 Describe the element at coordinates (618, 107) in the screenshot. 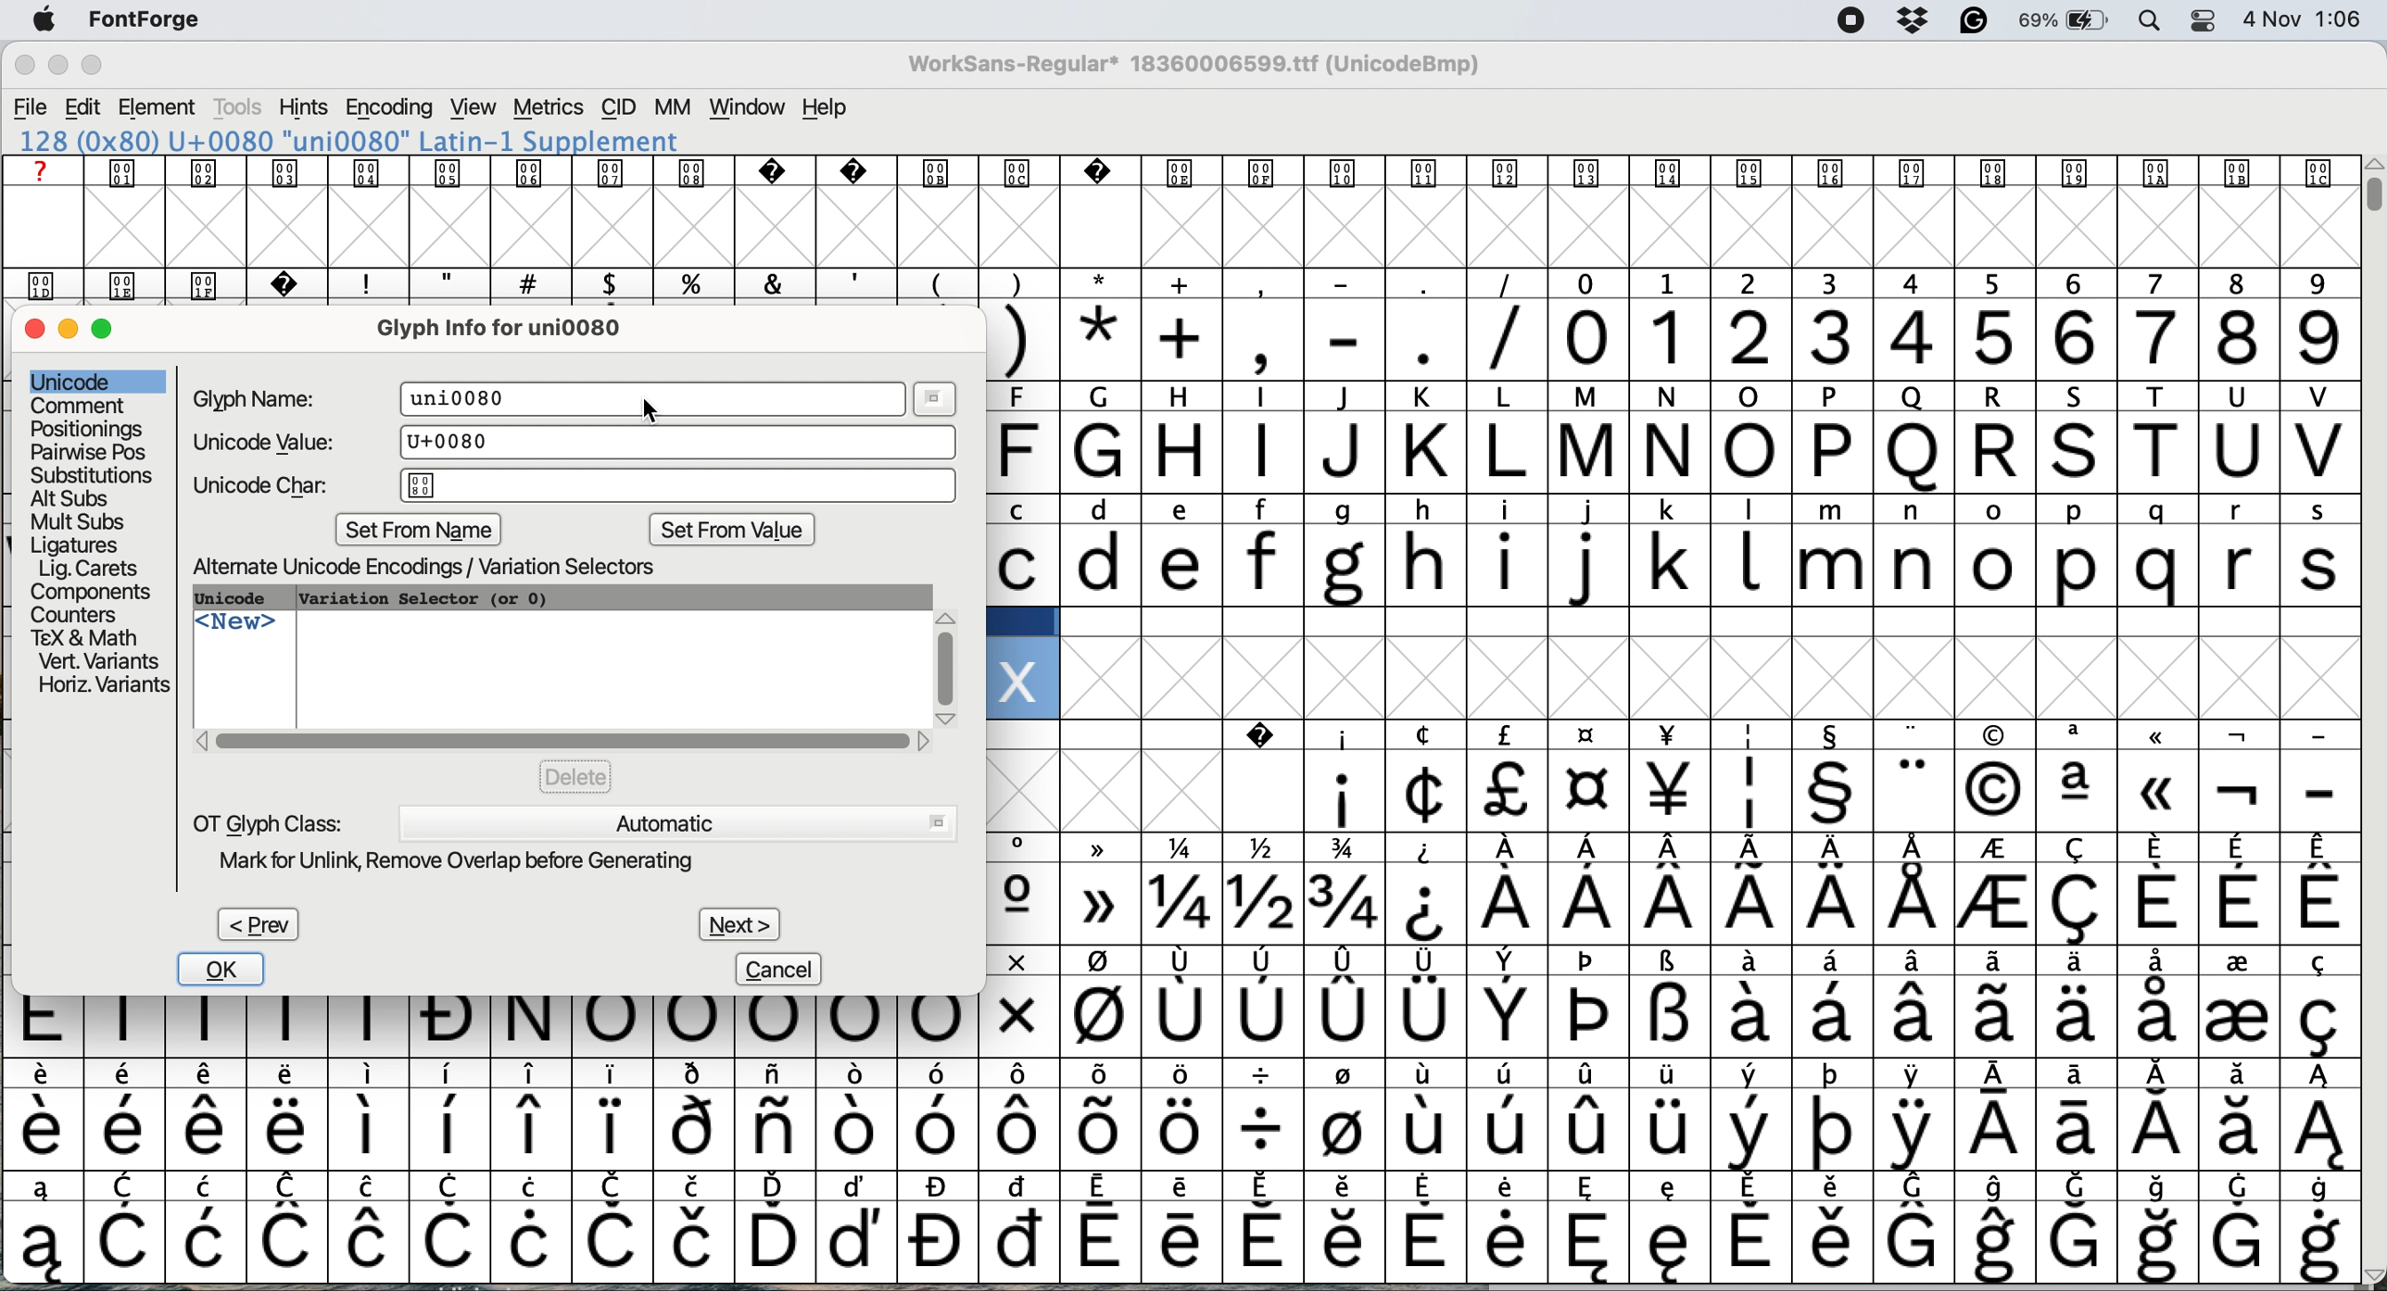

I see `cid` at that location.